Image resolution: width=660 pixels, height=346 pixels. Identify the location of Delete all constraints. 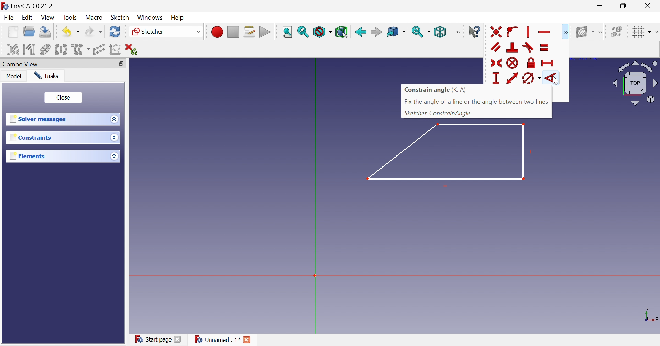
(131, 49).